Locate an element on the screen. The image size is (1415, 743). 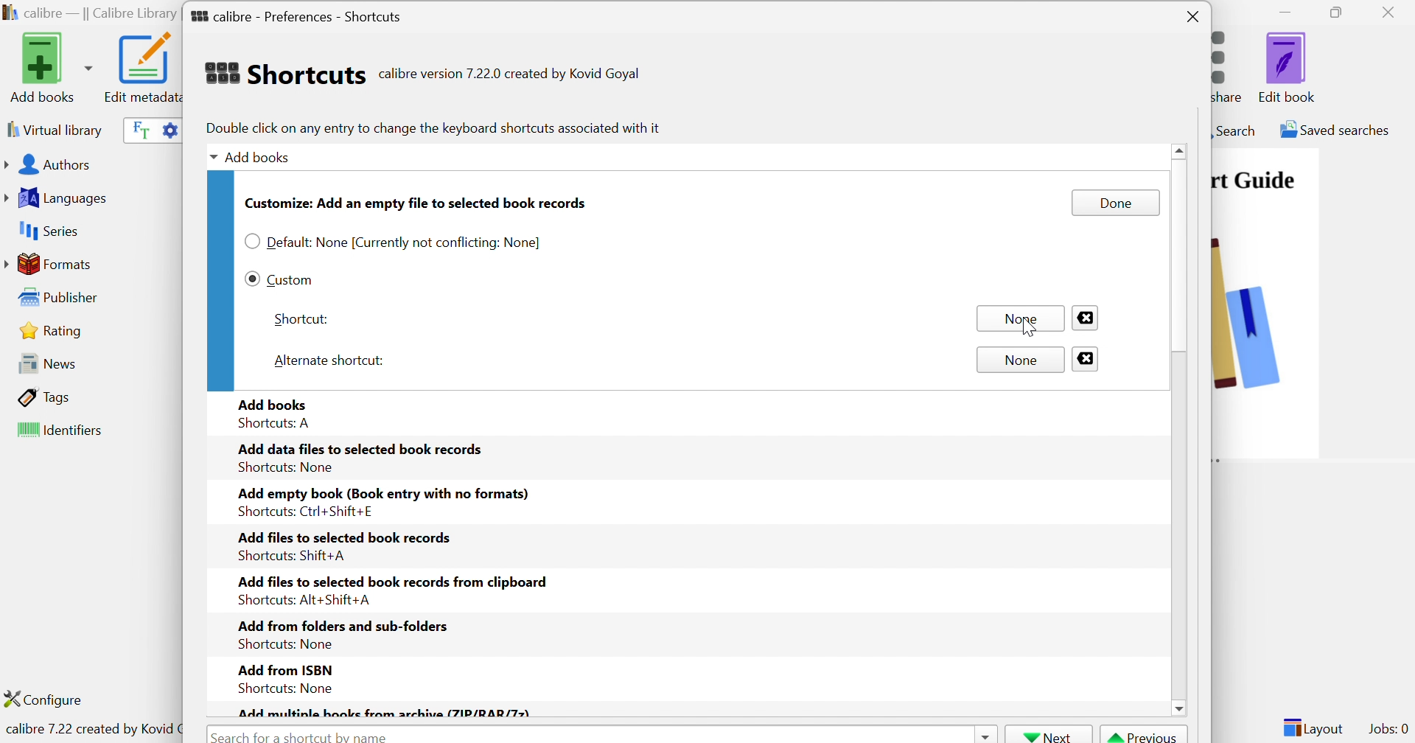
Close is located at coordinates (1193, 18).